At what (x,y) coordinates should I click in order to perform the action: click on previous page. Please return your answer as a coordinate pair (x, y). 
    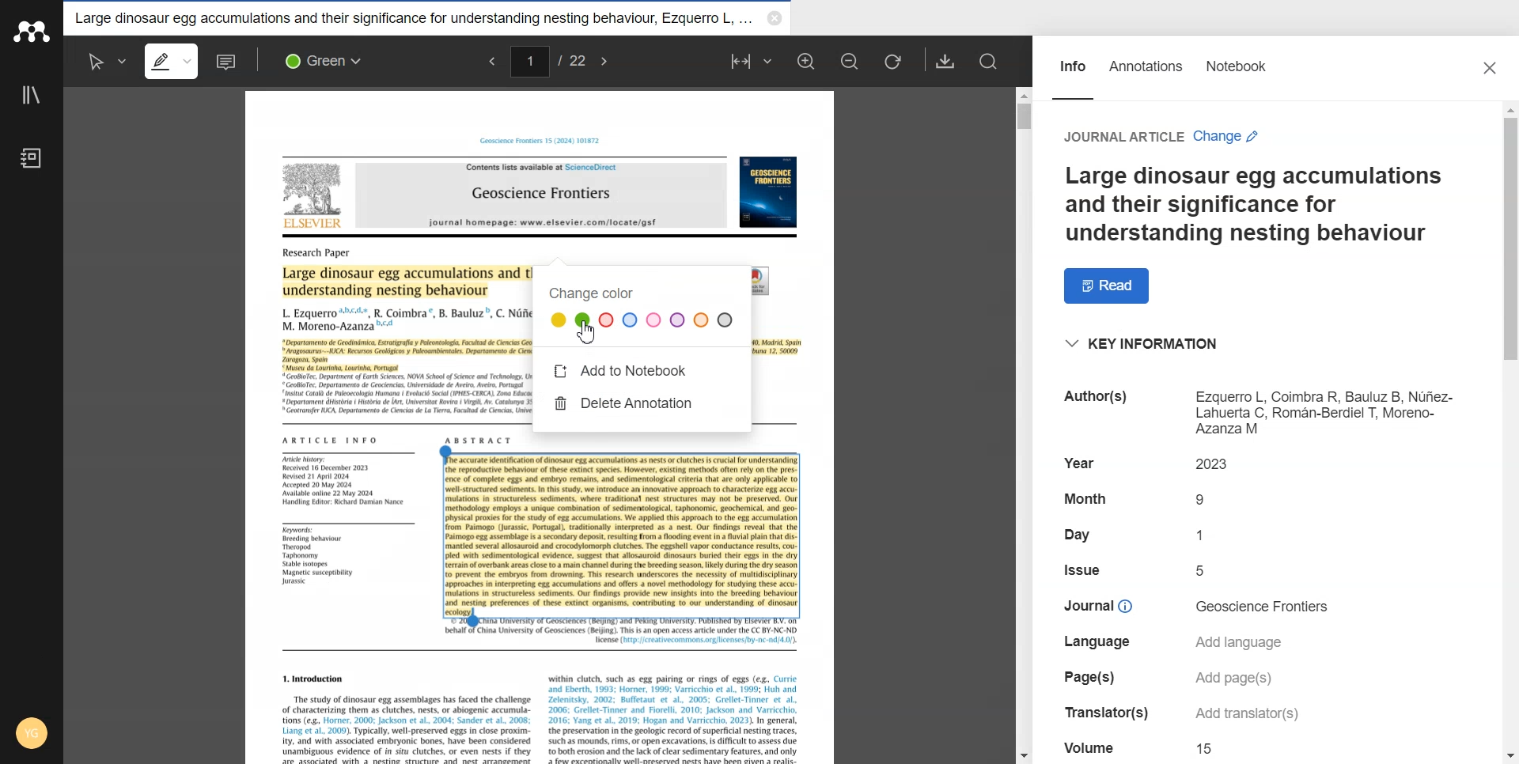
    Looking at the image, I should click on (488, 62).